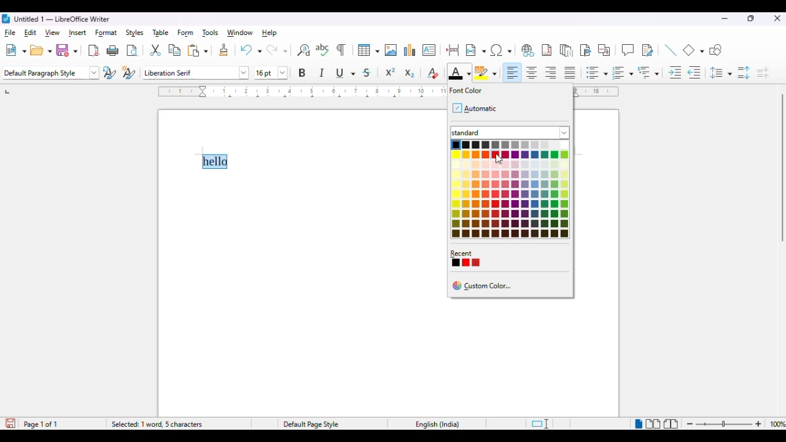 The height and width of the screenshot is (442, 786). What do you see at coordinates (532, 73) in the screenshot?
I see `align center` at bounding box center [532, 73].